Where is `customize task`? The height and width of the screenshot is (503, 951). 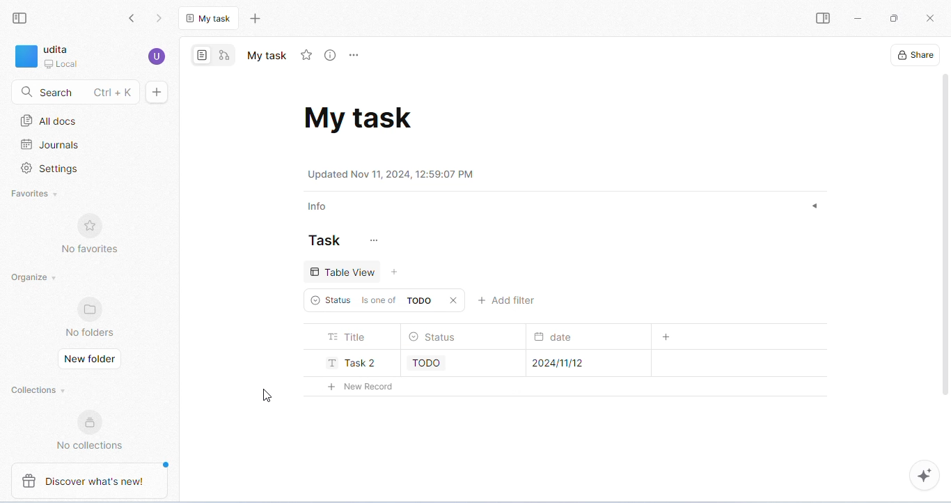 customize task is located at coordinates (372, 241).